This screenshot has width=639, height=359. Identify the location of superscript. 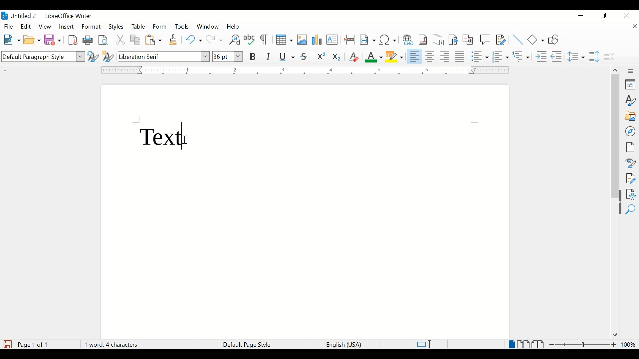
(322, 57).